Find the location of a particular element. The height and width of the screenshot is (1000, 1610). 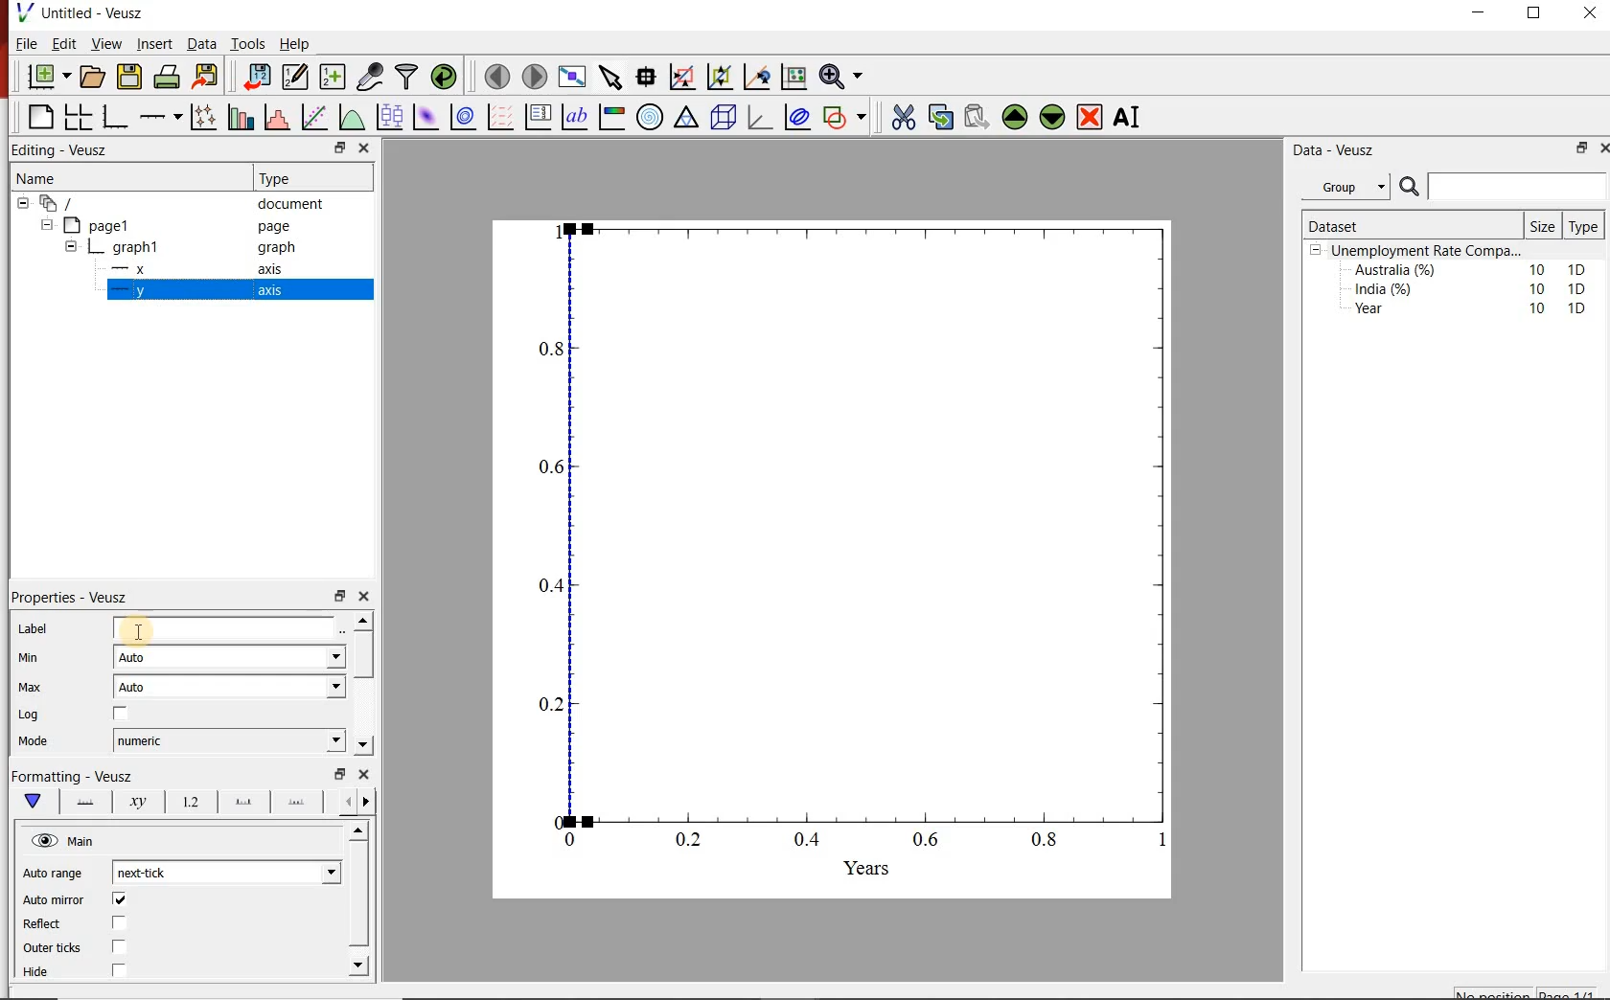

tick labels is located at coordinates (192, 803).